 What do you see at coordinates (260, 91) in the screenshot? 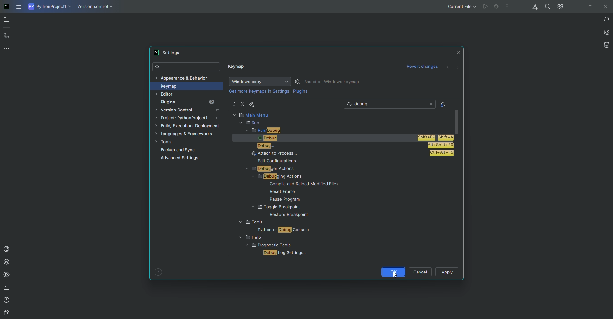
I see `get more keymaps` at bounding box center [260, 91].